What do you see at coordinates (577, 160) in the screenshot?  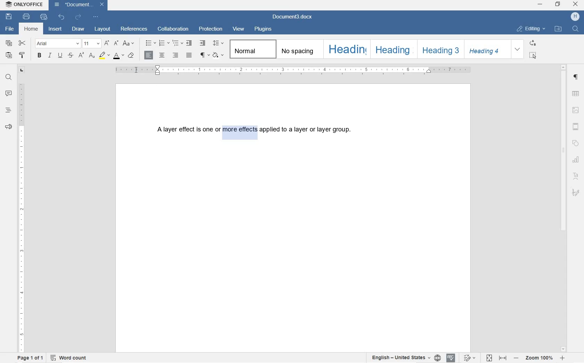 I see `CHART` at bounding box center [577, 160].